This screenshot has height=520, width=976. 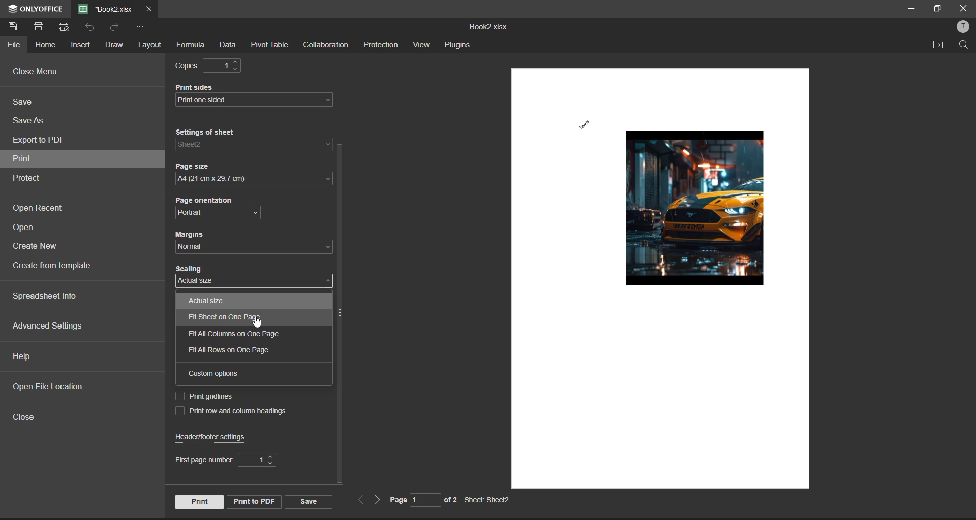 I want to click on print sides, so click(x=204, y=87).